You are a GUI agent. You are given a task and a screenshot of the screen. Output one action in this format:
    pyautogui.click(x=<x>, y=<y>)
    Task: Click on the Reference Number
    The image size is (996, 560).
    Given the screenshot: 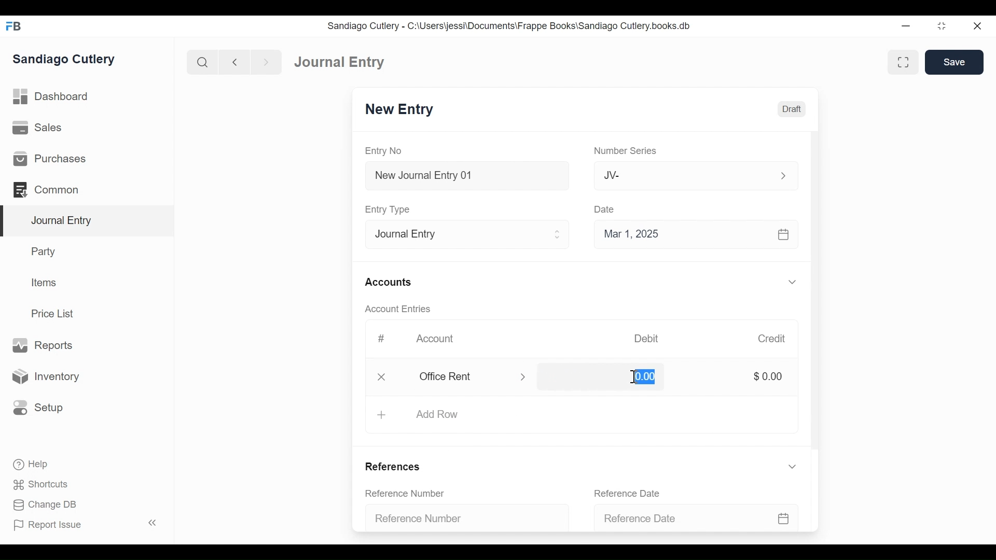 What is the action you would take?
    pyautogui.click(x=465, y=519)
    